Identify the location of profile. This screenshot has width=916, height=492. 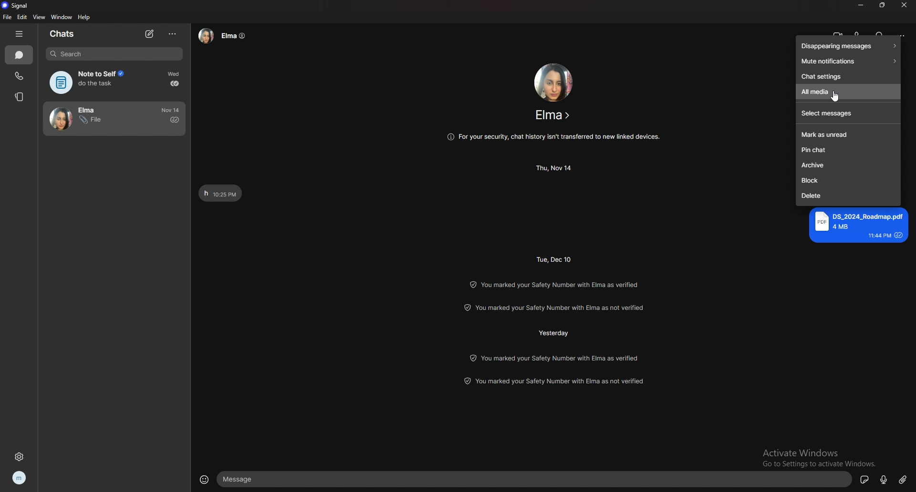
(20, 478).